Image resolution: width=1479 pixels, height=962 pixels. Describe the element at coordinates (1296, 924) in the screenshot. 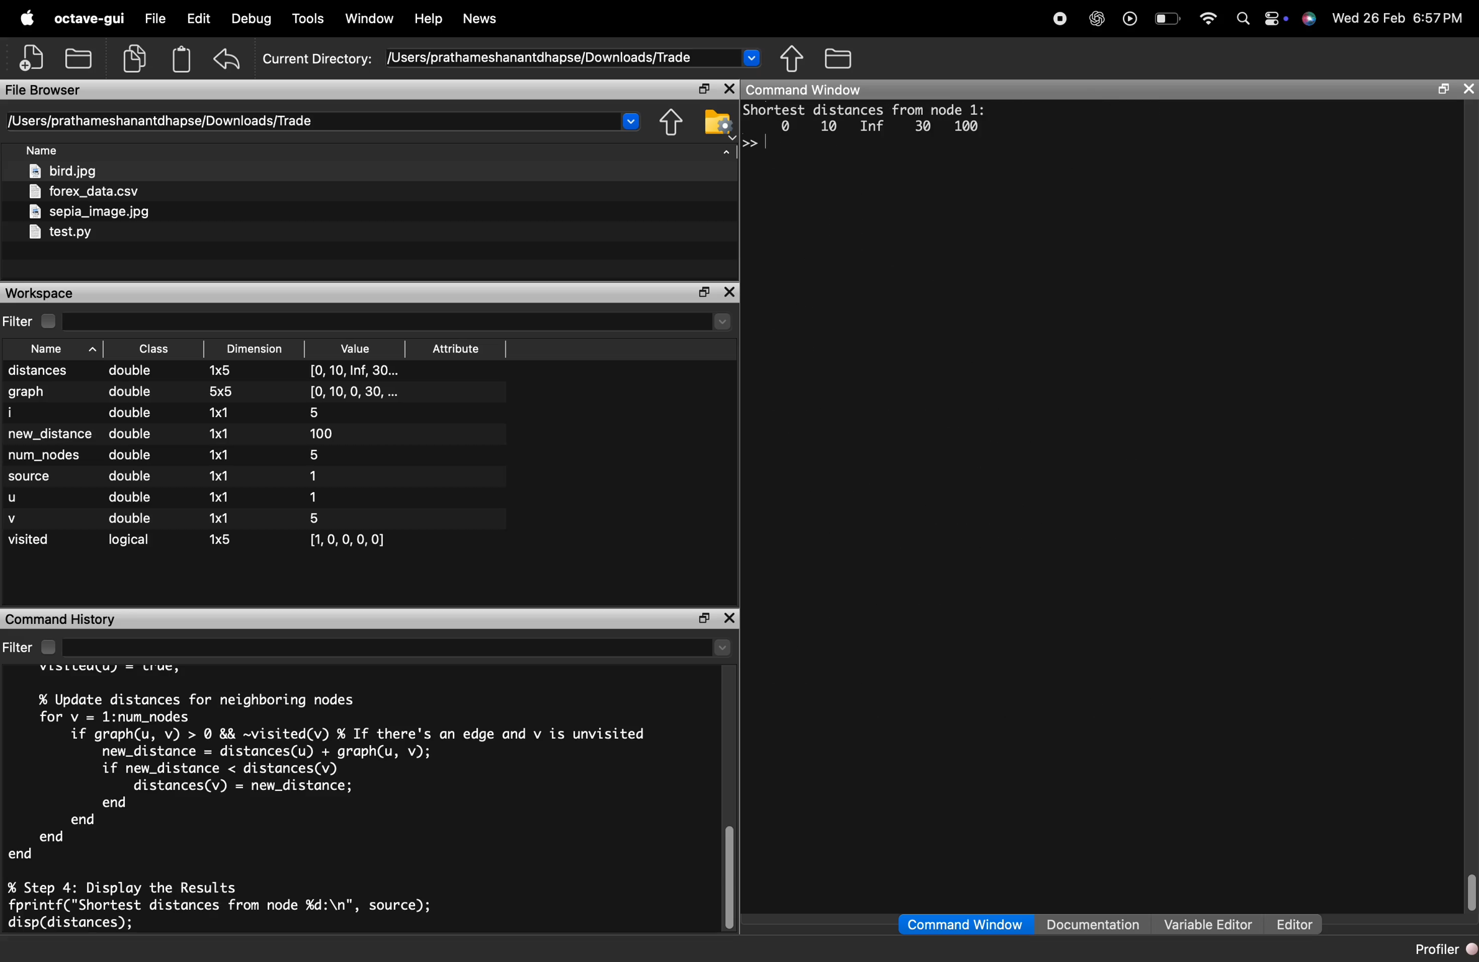

I see `editor` at that location.